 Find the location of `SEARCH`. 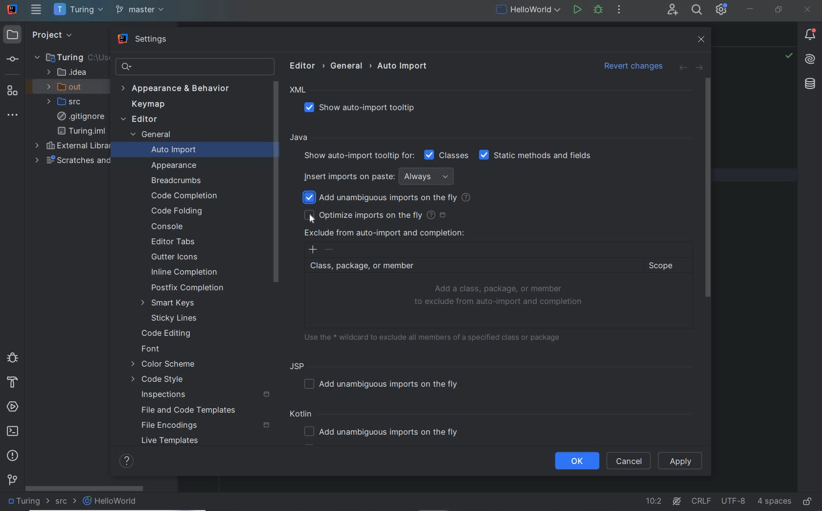

SEARCH is located at coordinates (696, 9).